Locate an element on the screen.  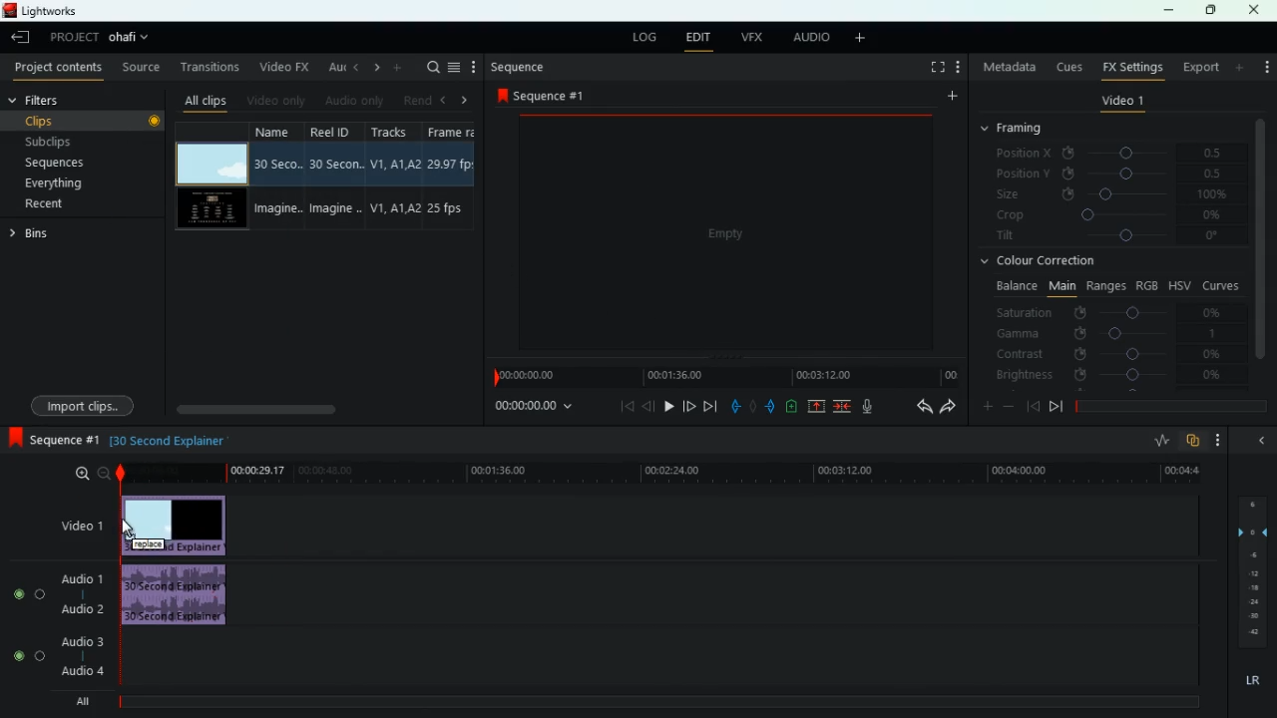
close is located at coordinates (1255, 10).